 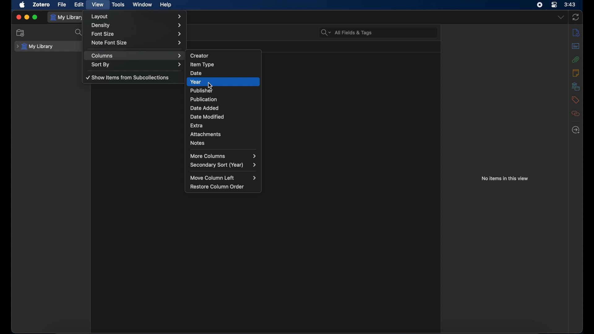 What do you see at coordinates (79, 4) in the screenshot?
I see `edit` at bounding box center [79, 4].